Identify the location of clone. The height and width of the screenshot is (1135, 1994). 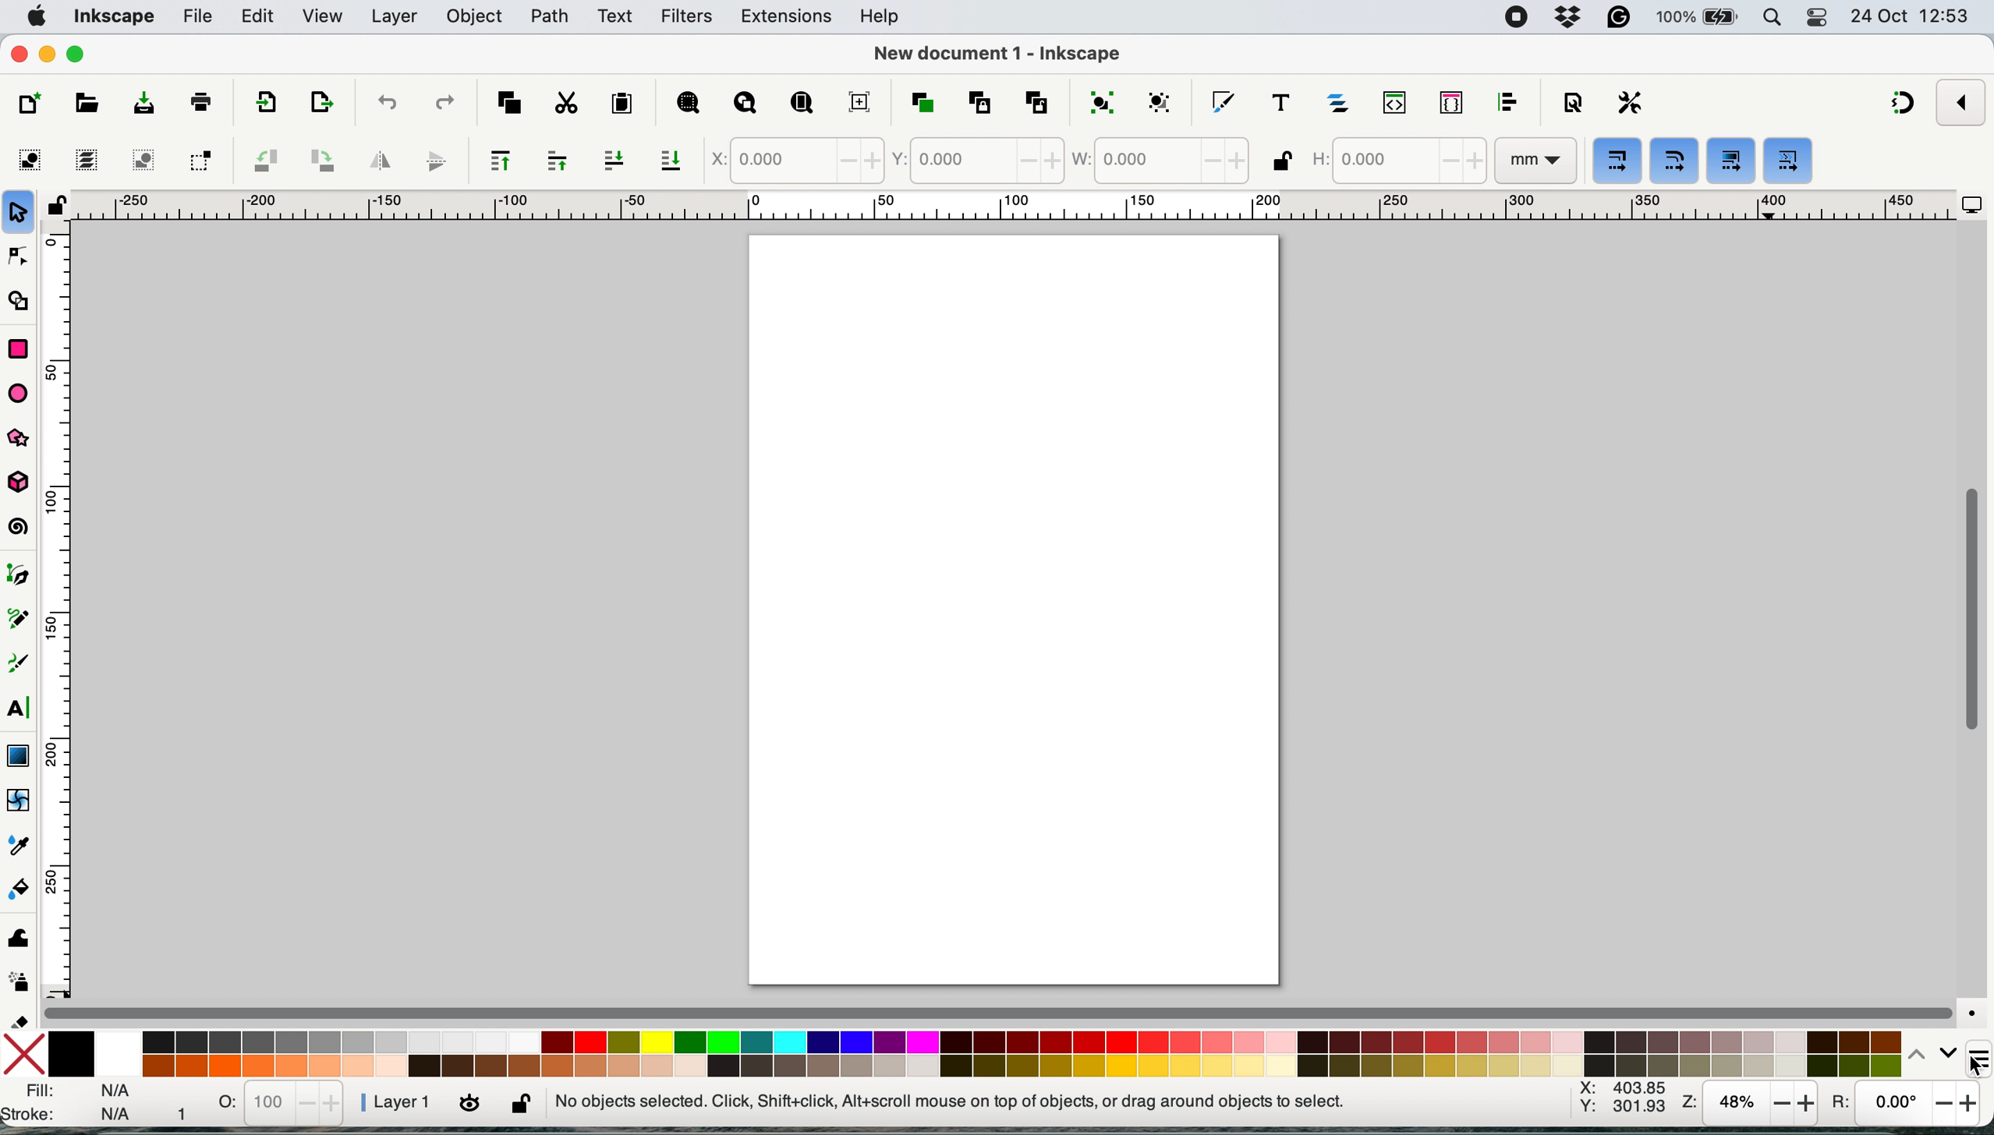
(977, 101).